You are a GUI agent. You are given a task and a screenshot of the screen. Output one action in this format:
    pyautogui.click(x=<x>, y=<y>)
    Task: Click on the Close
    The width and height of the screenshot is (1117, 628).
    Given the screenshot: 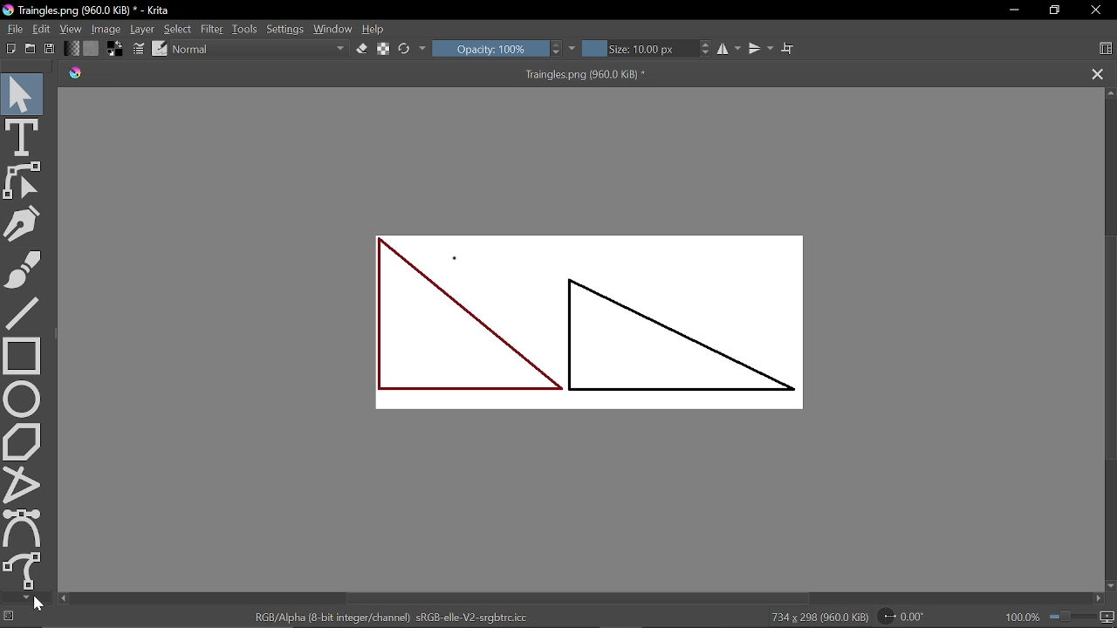 What is the action you would take?
    pyautogui.click(x=1095, y=12)
    